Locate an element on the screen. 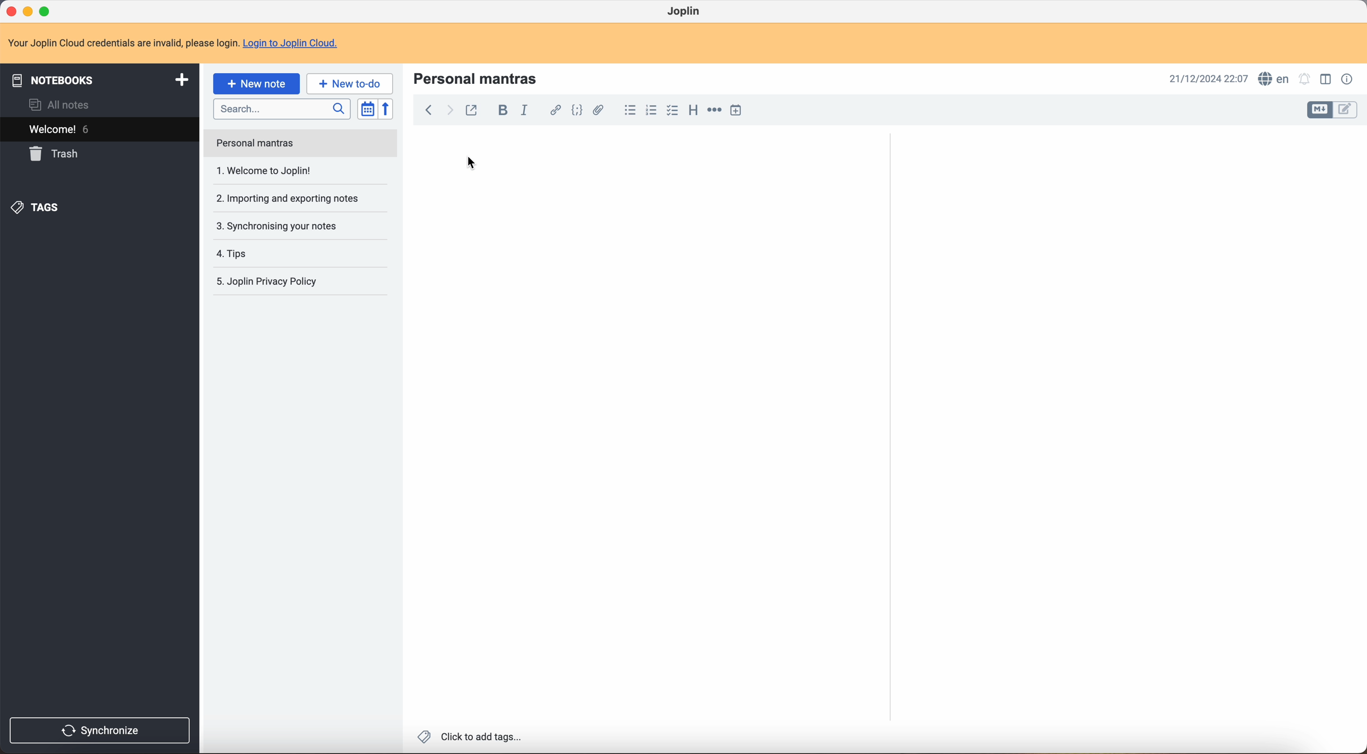 Image resolution: width=1367 pixels, height=754 pixels. tips is located at coordinates (273, 227).